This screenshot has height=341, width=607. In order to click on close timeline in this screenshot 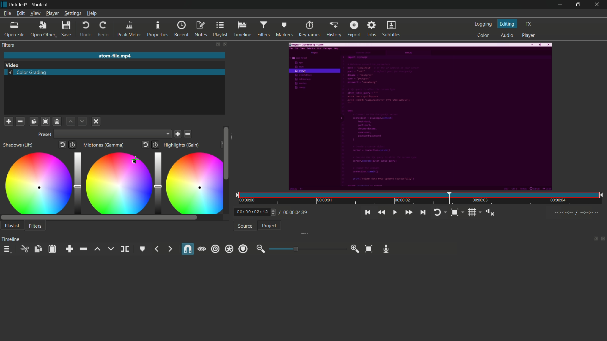, I will do `click(603, 239)`.